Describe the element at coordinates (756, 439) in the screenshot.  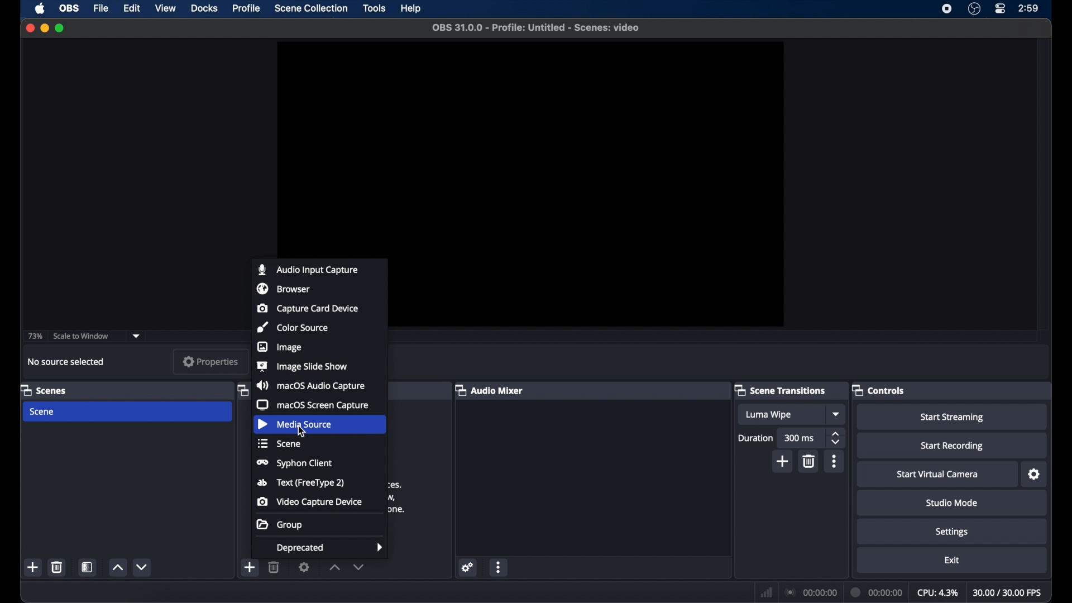
I see `duration` at that location.